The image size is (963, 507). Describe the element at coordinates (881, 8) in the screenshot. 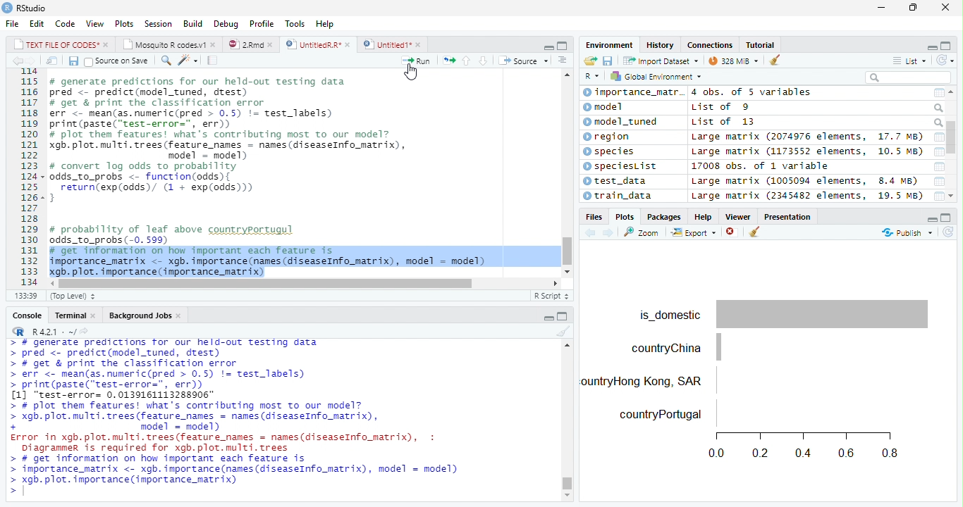

I see `Minimize` at that location.